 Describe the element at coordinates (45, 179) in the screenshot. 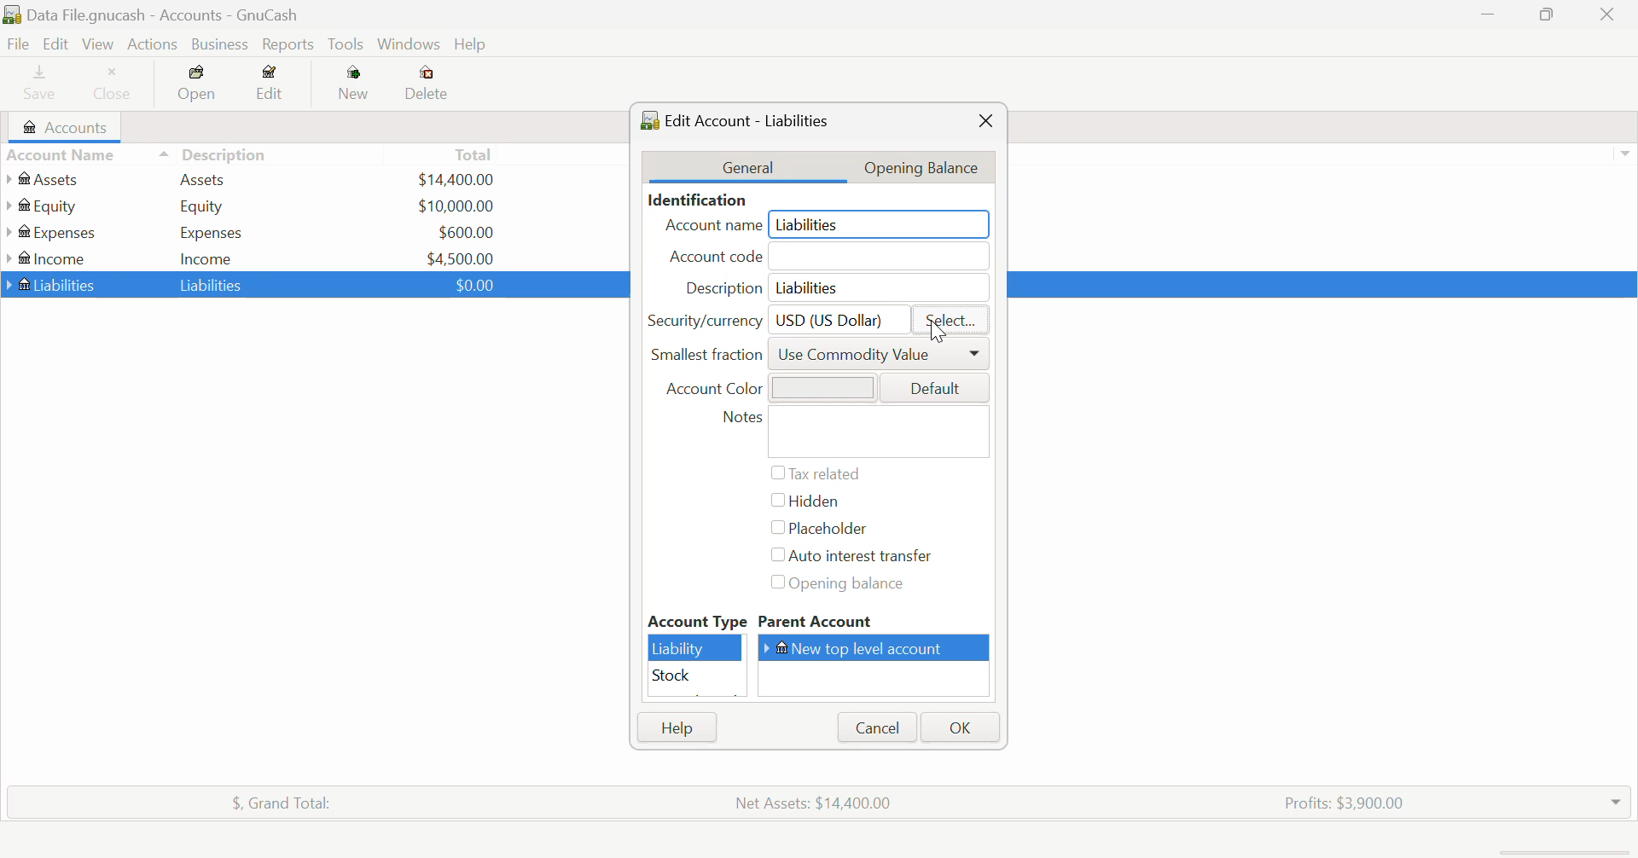

I see `Assets Account` at that location.